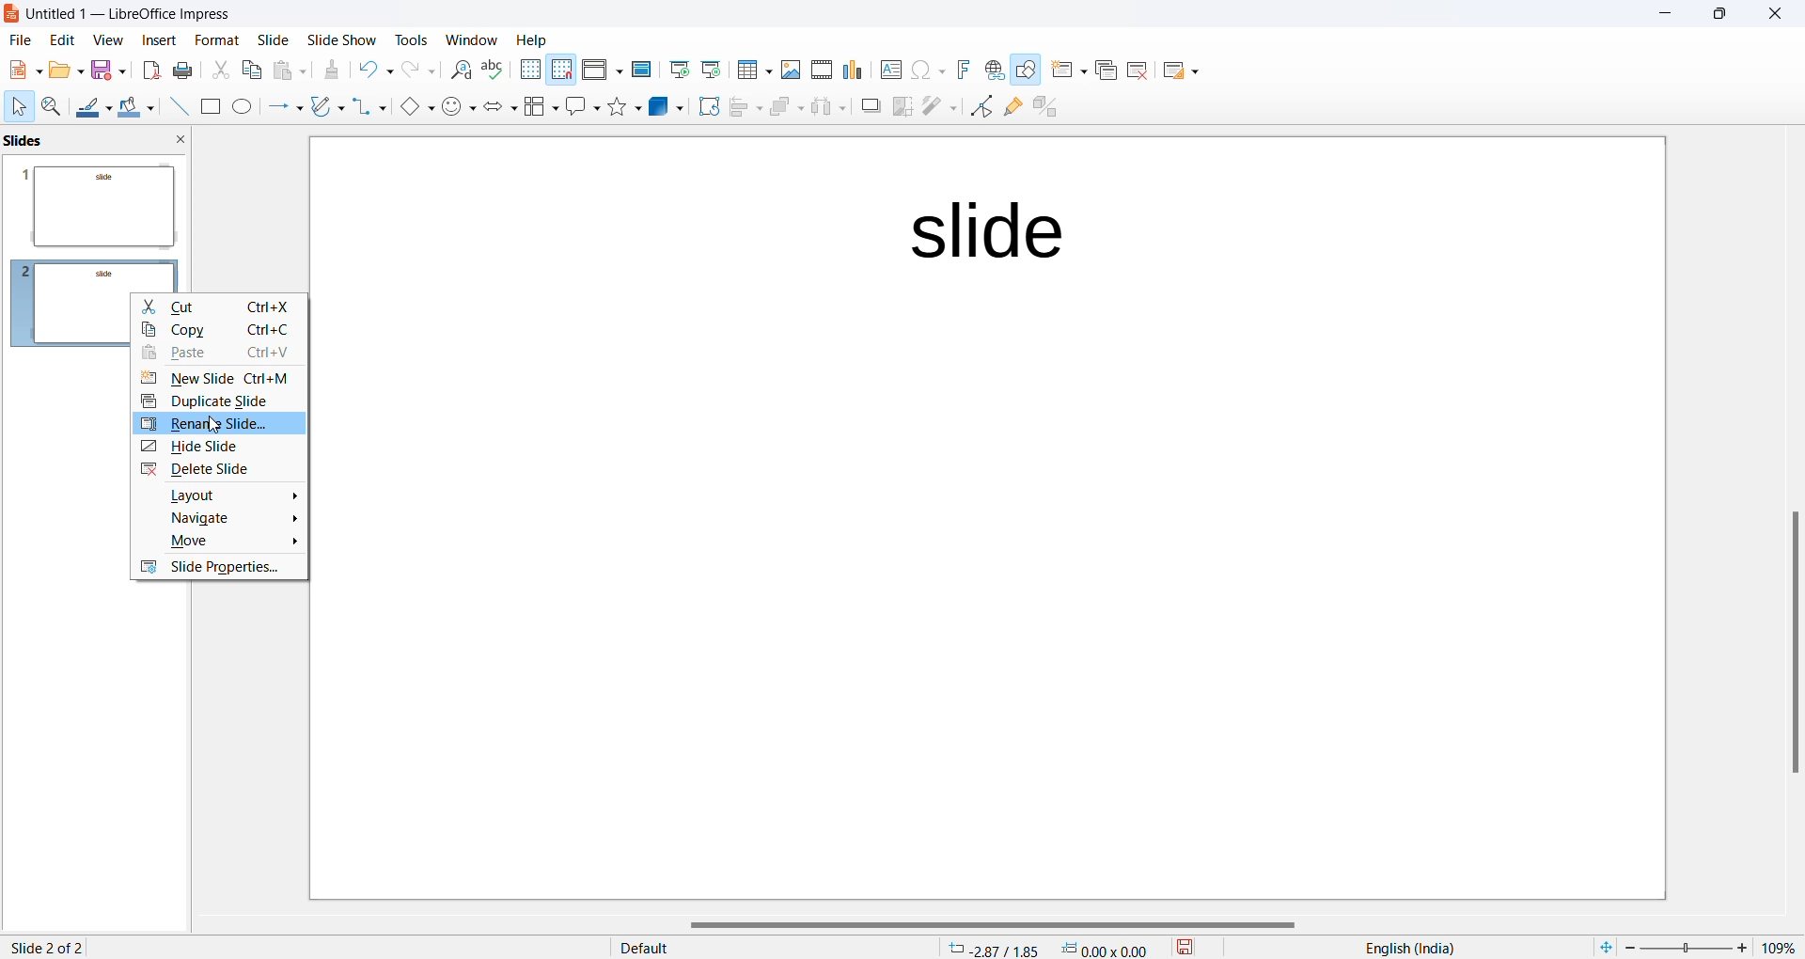  I want to click on Cursor, so click(19, 106).